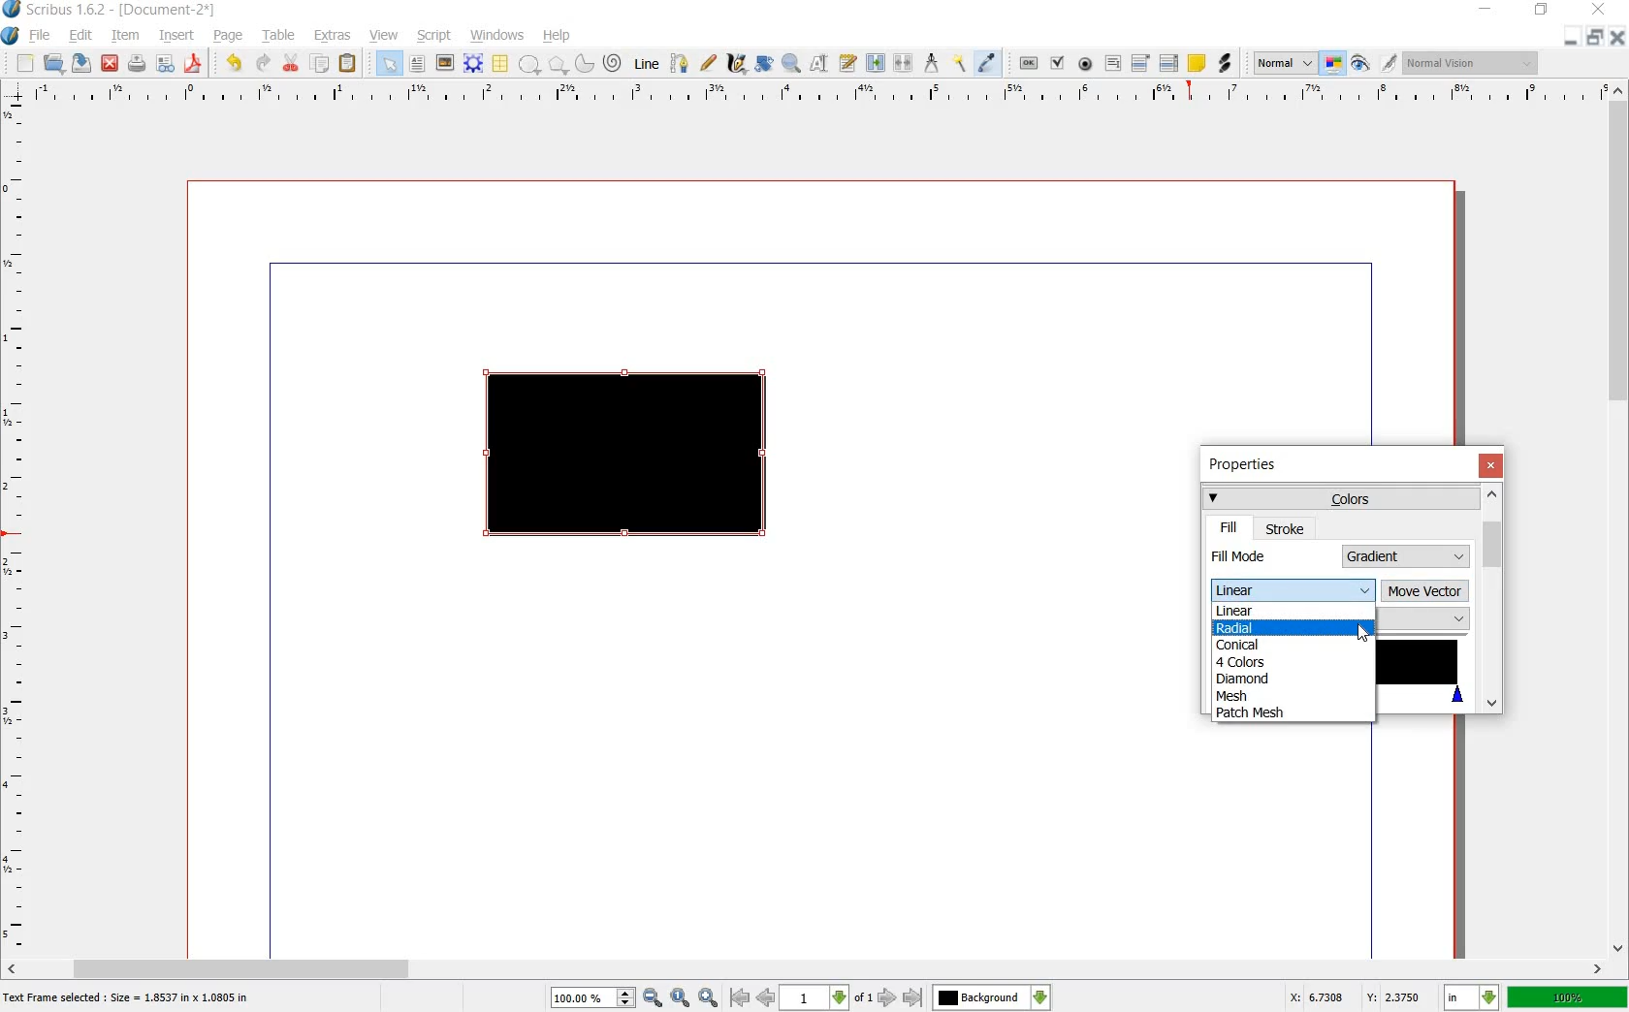  Describe the element at coordinates (862, 999) in the screenshot. I see `of 1` at that location.